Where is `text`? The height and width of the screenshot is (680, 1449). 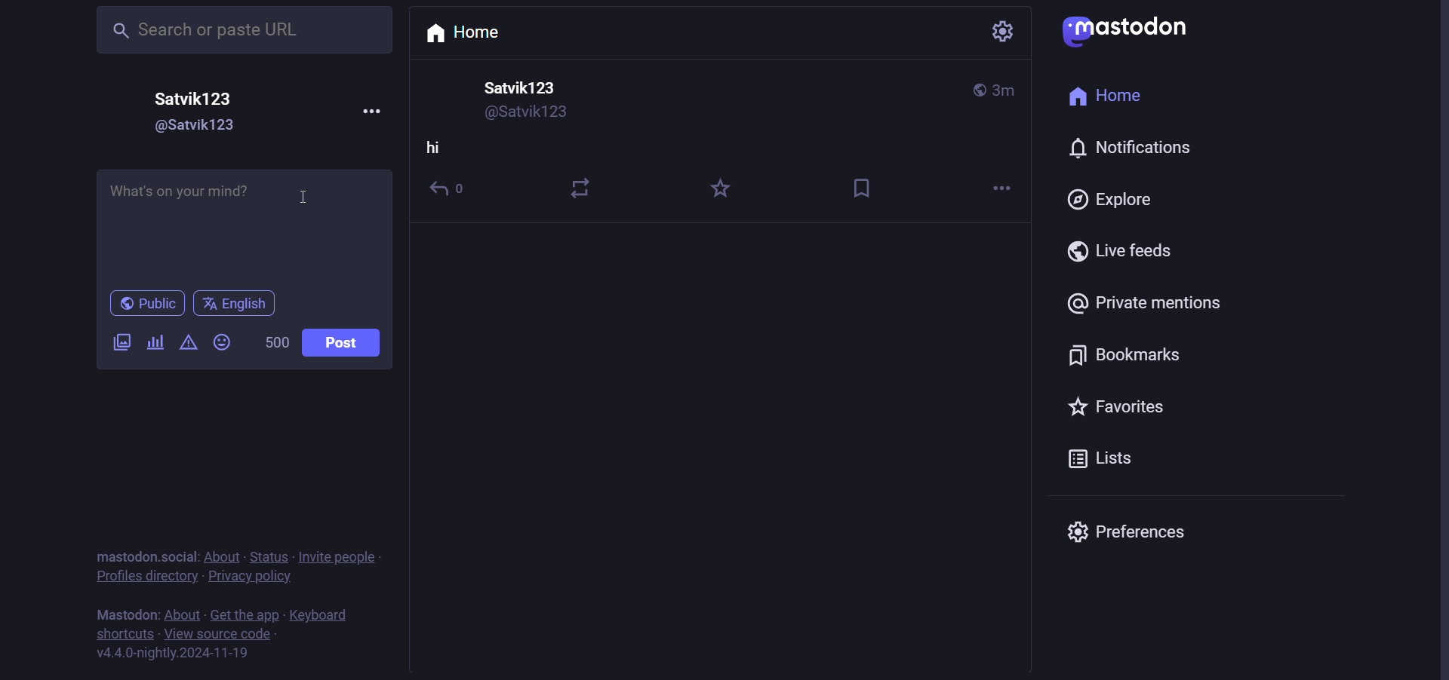 text is located at coordinates (125, 616).